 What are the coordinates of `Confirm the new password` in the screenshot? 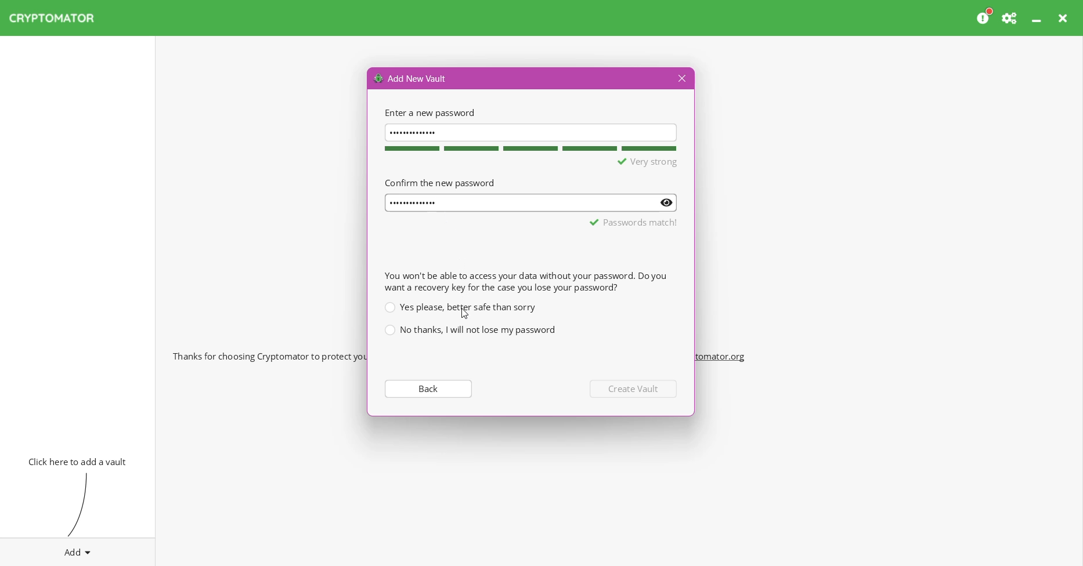 It's located at (532, 203).